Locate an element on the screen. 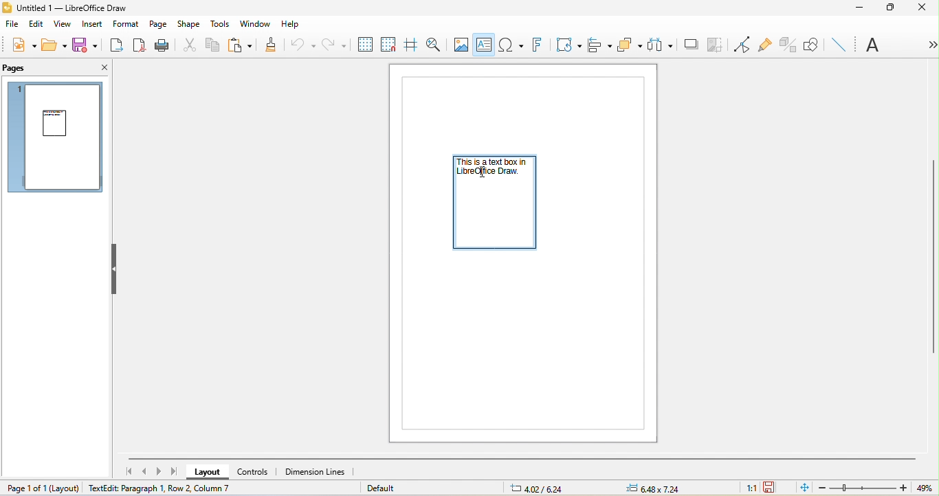 Image resolution: width=939 pixels, height=496 pixels. show draw function is located at coordinates (810, 43).